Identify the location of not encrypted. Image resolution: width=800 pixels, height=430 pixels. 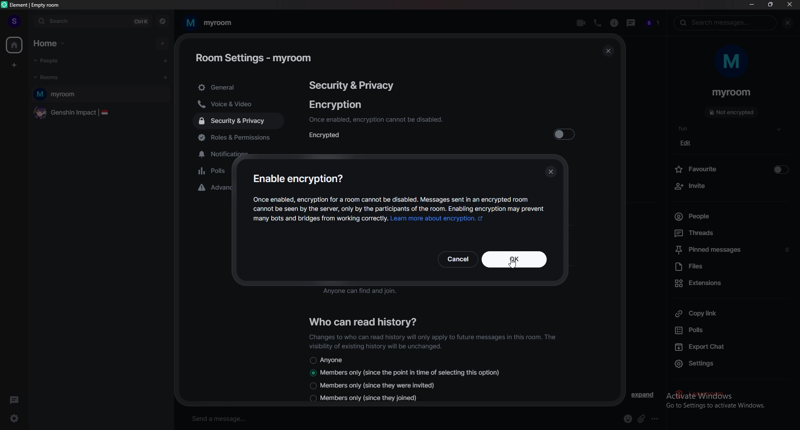
(732, 112).